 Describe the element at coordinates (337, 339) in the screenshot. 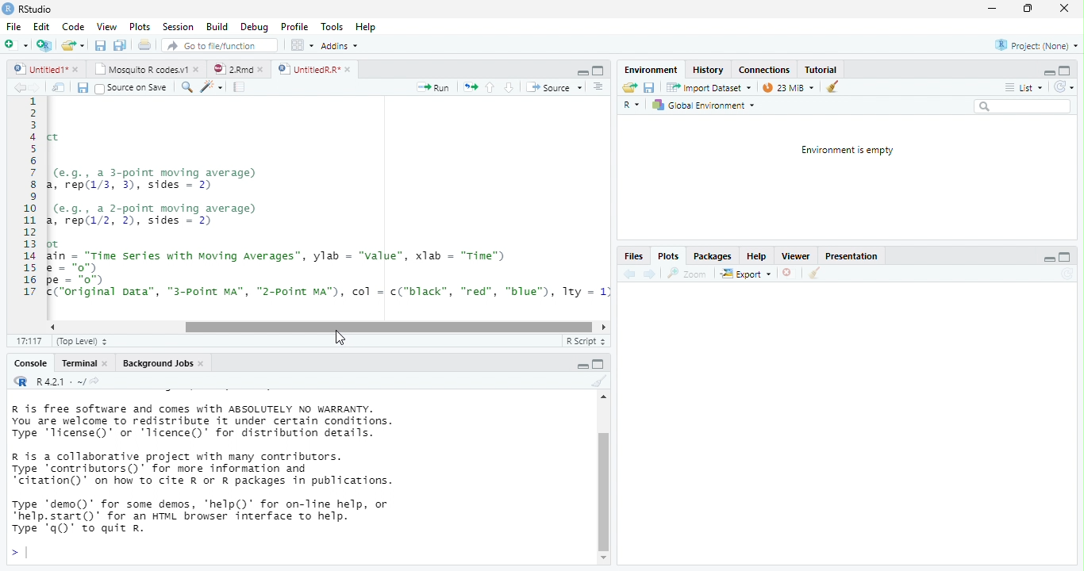

I see `cursor` at that location.